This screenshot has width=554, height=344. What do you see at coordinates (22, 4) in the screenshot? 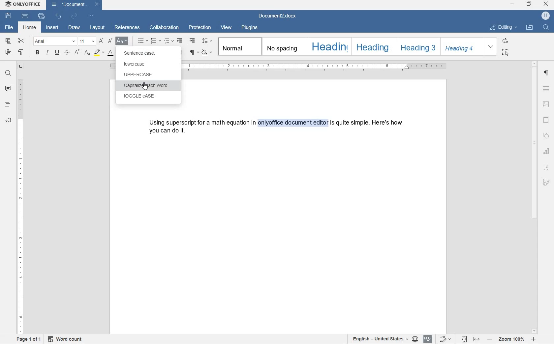
I see `ONLYOFFICE` at bounding box center [22, 4].